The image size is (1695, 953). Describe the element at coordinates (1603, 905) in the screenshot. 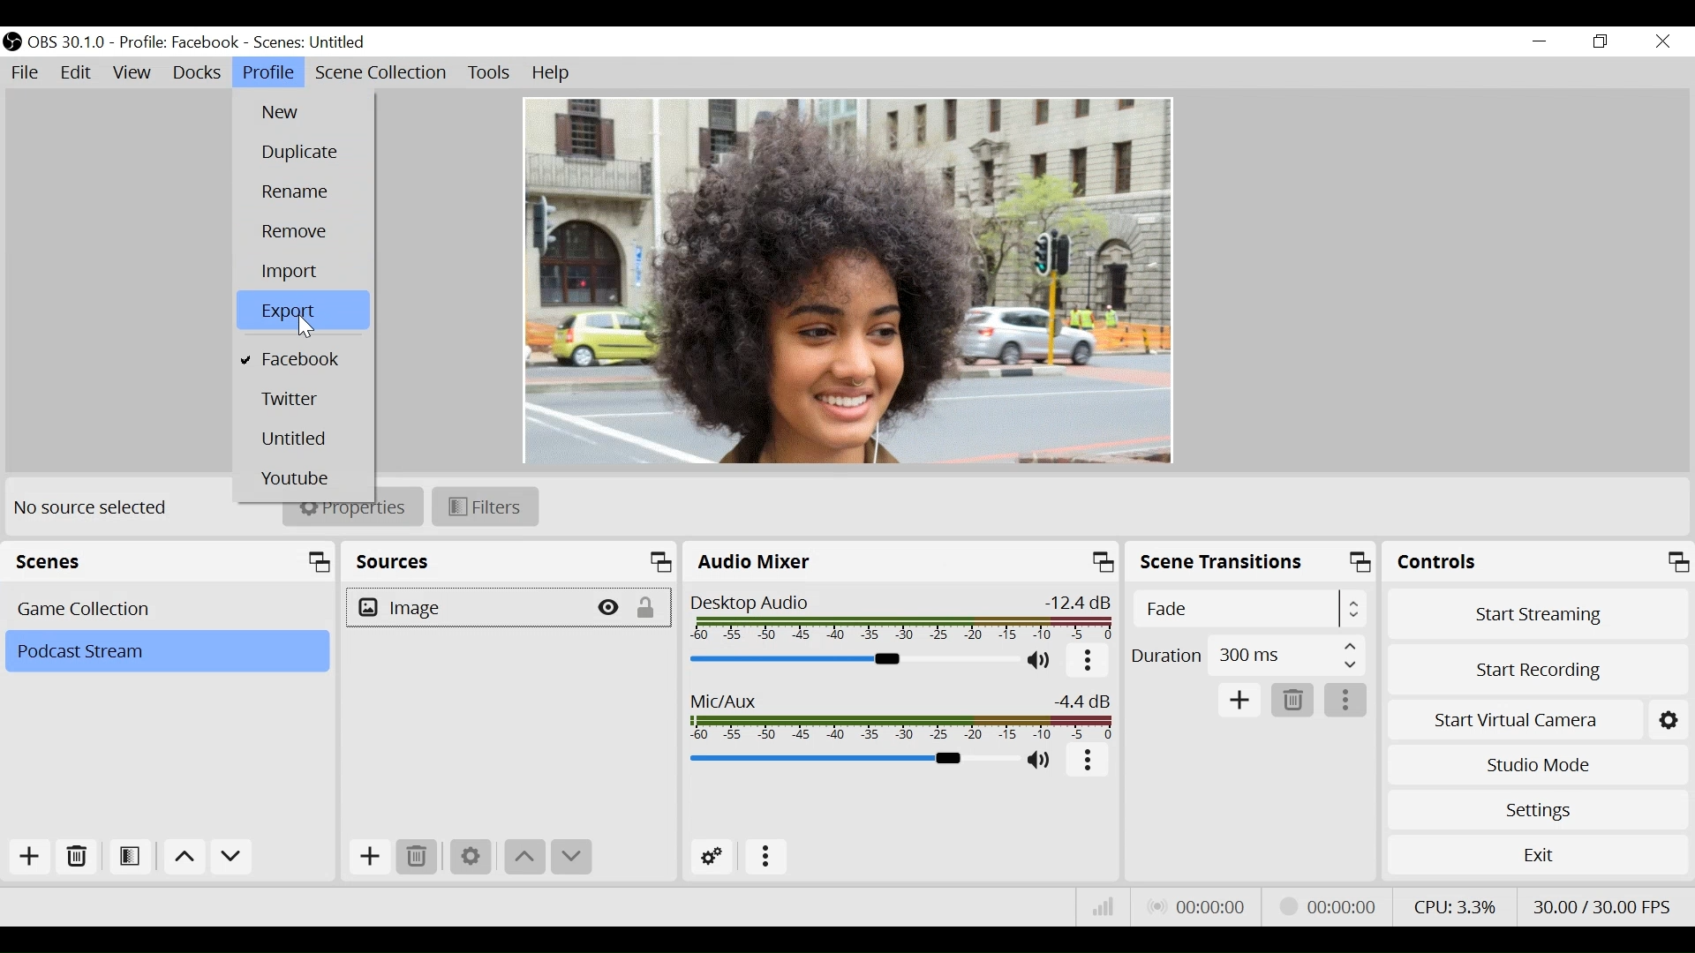

I see `Frame Per Second` at that location.